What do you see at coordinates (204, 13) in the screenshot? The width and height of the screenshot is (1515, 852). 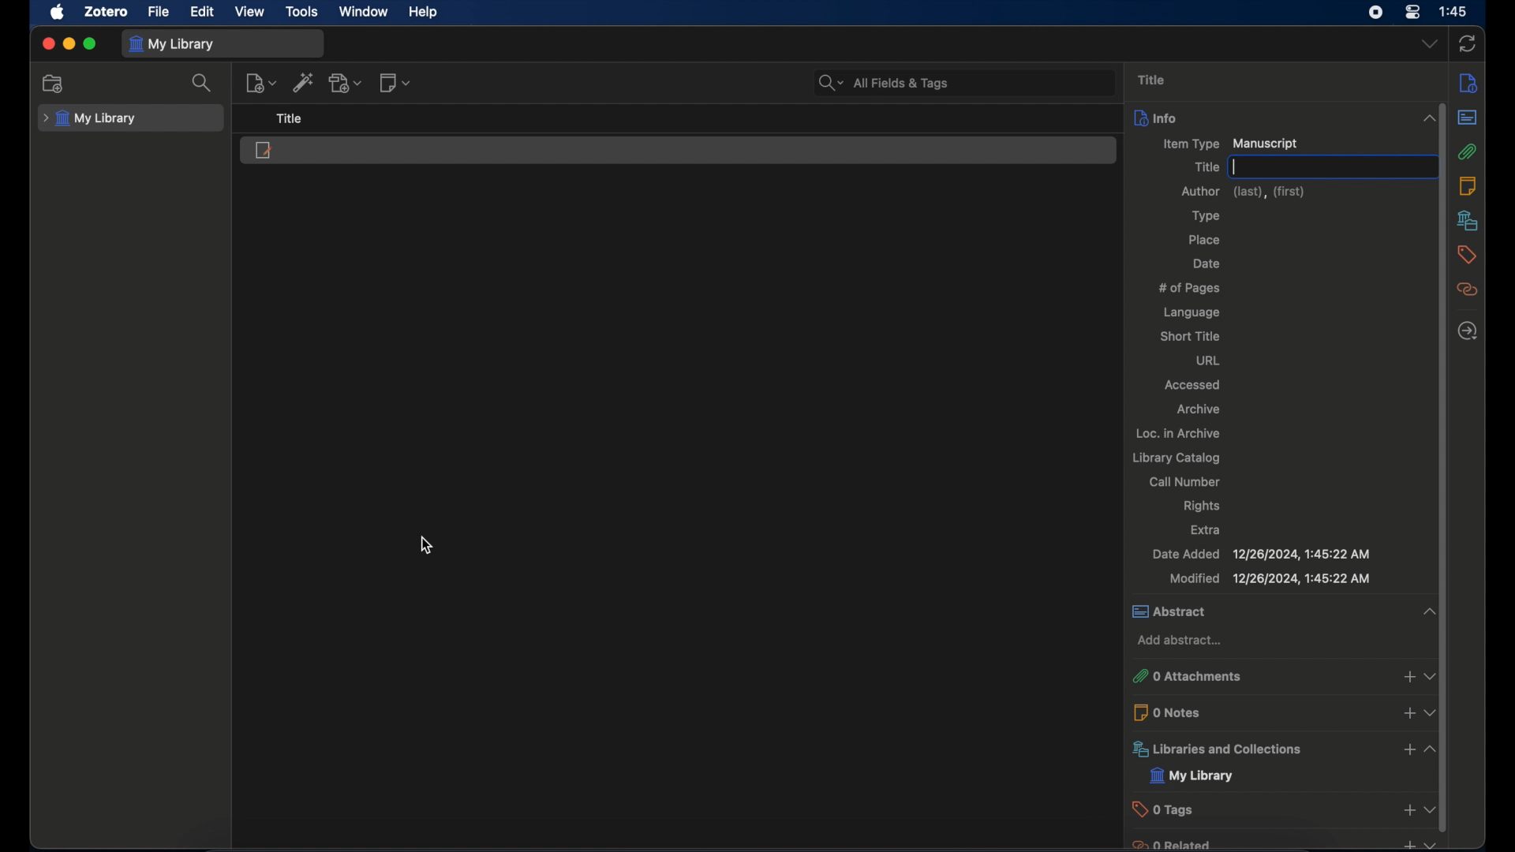 I see `edit` at bounding box center [204, 13].